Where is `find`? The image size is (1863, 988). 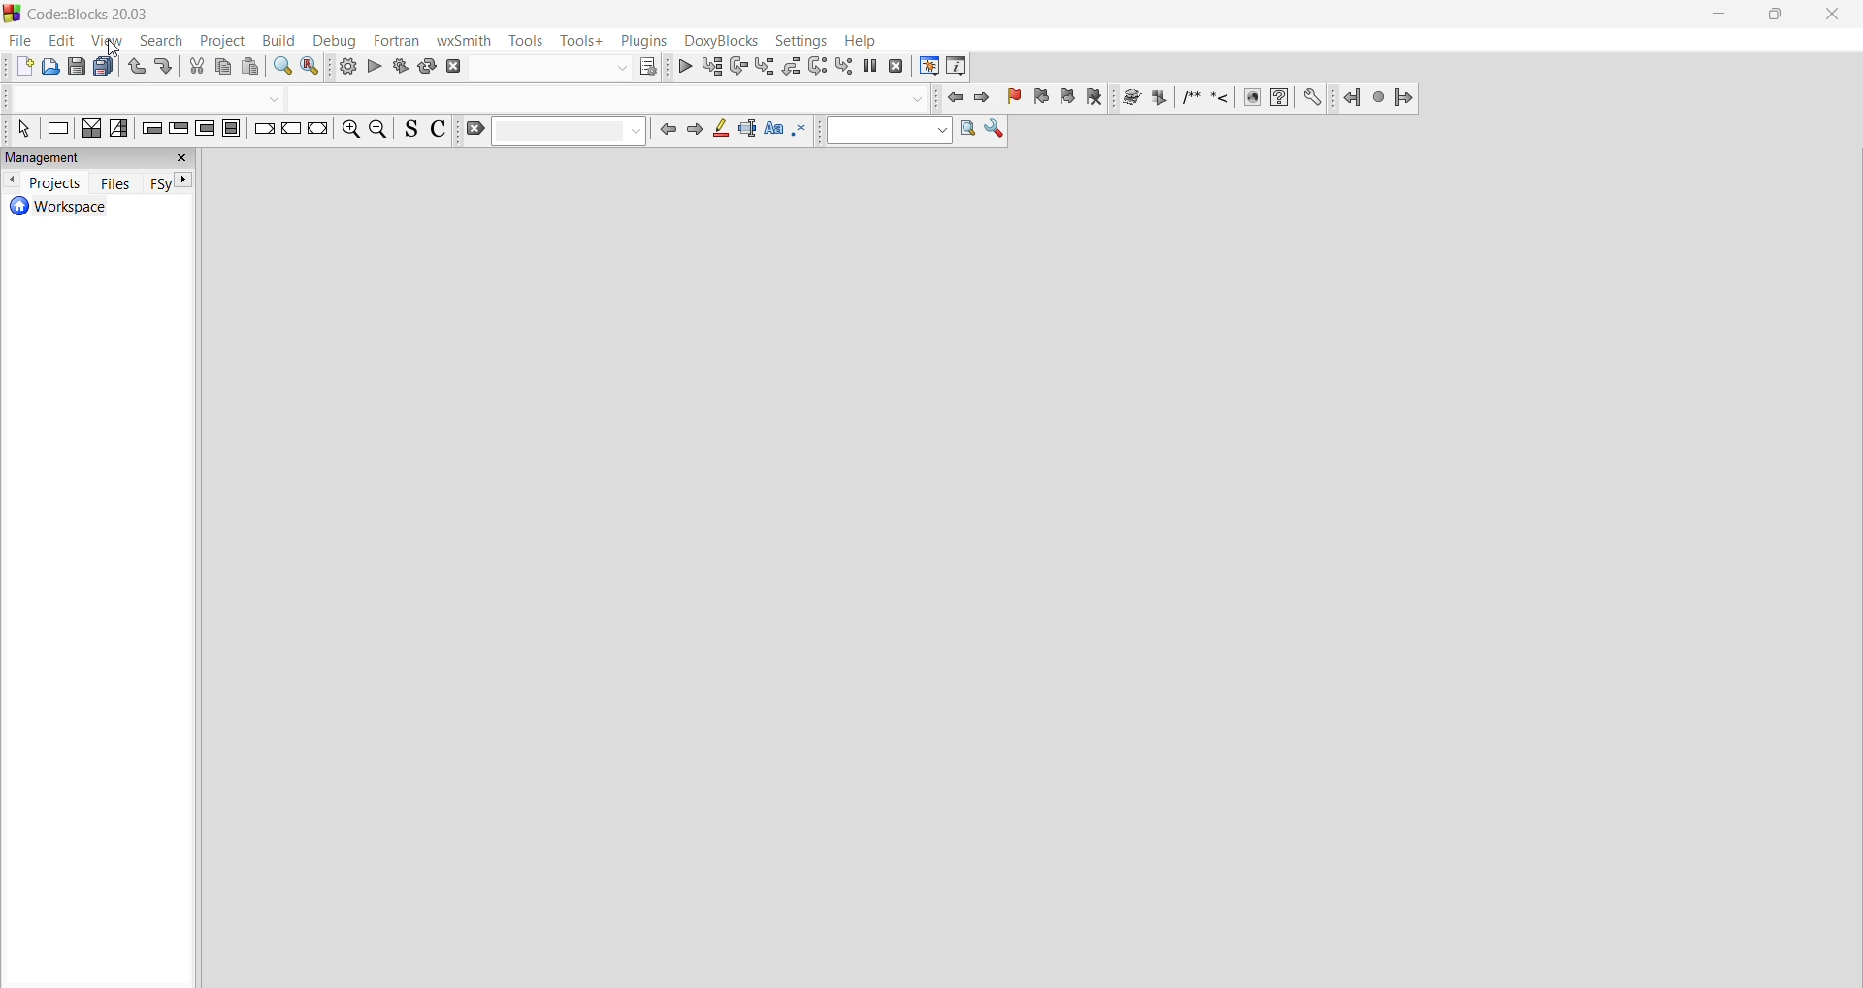 find is located at coordinates (283, 68).